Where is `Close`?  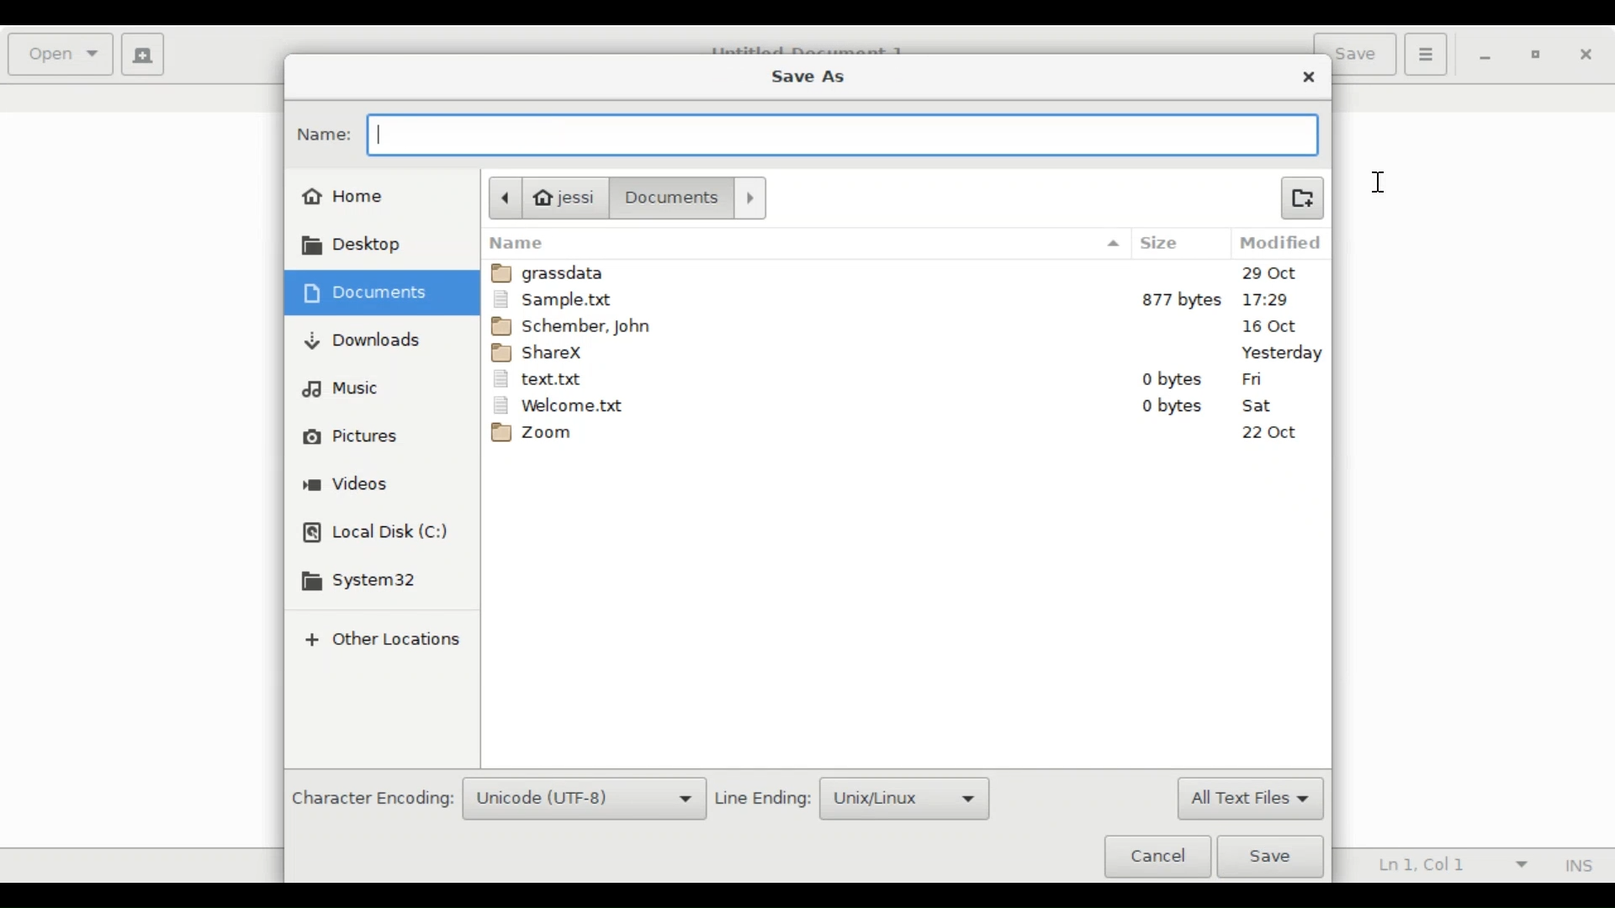
Close is located at coordinates (1311, 77).